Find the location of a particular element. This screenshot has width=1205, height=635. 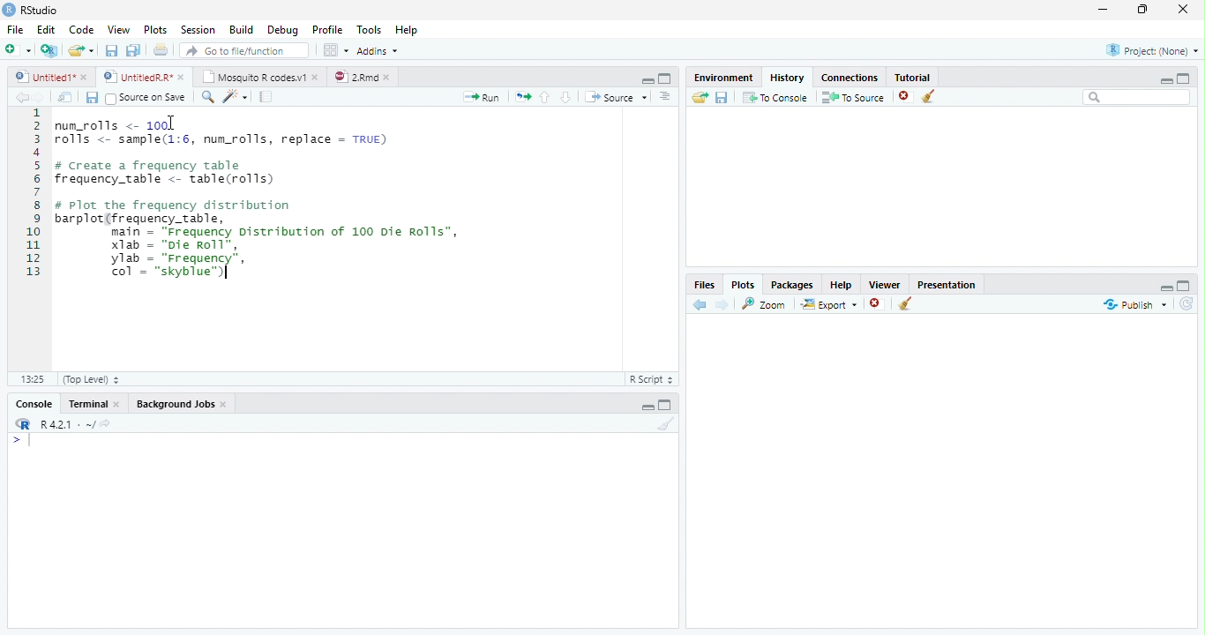

Tutorial is located at coordinates (912, 76).